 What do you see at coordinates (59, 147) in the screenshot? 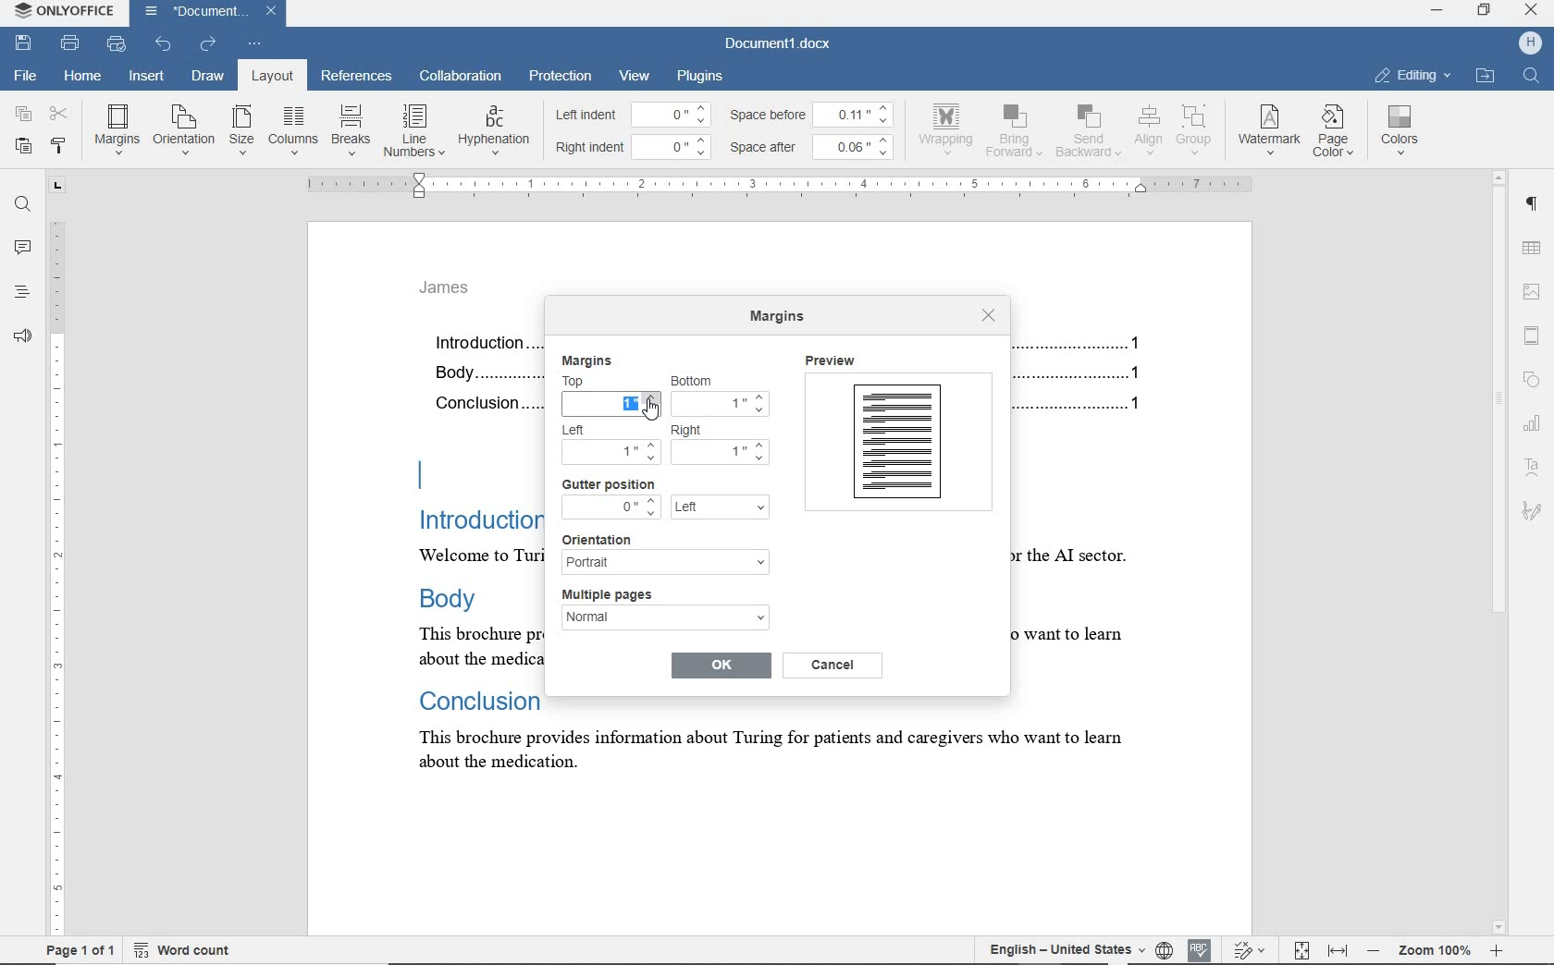
I see `copy style` at bounding box center [59, 147].